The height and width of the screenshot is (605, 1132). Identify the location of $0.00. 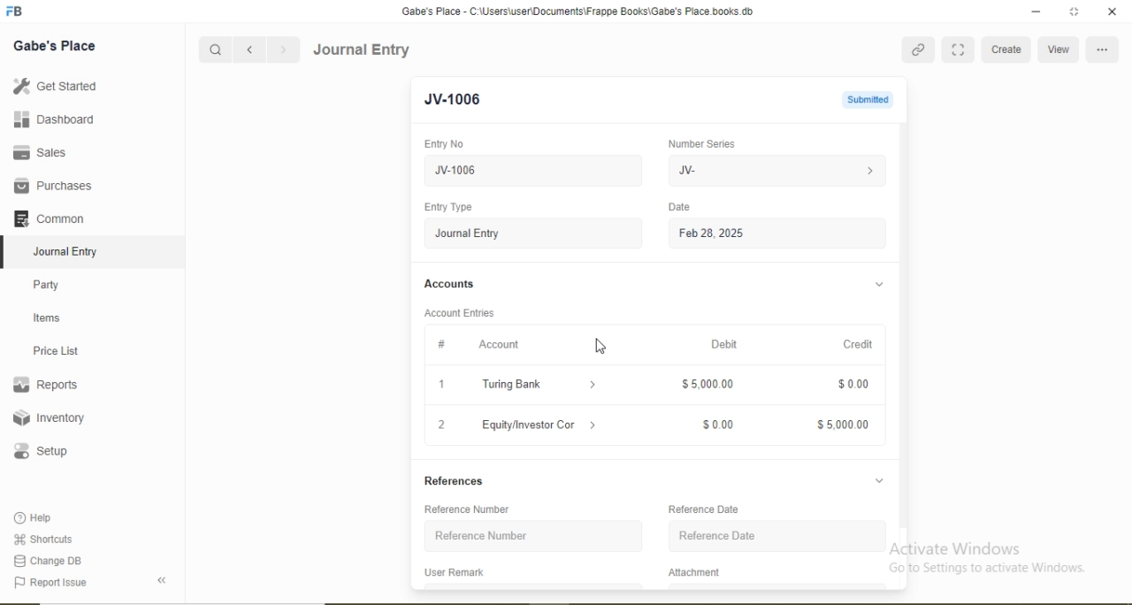
(853, 385).